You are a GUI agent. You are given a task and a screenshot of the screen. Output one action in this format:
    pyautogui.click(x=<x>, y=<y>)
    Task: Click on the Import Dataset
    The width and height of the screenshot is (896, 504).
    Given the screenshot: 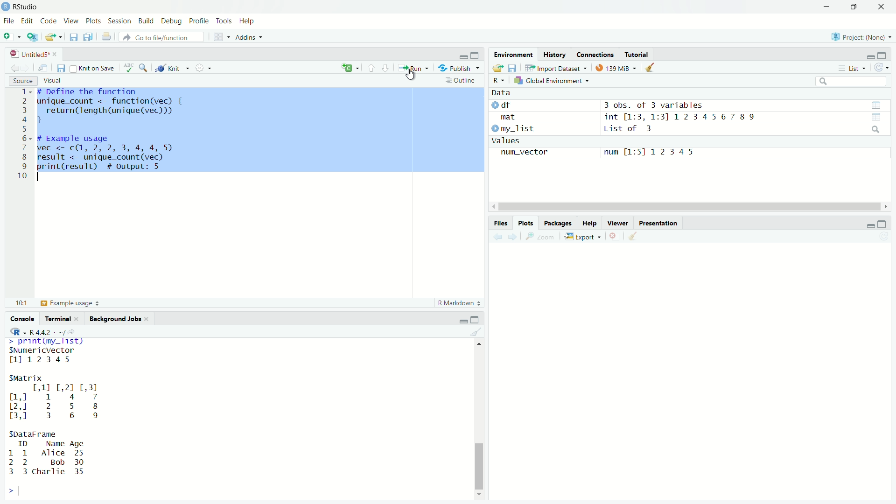 What is the action you would take?
    pyautogui.click(x=555, y=68)
    